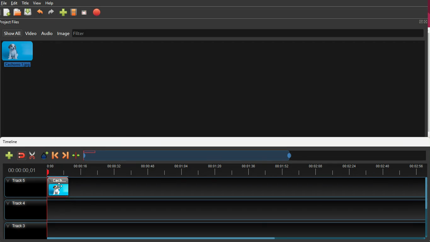 The image size is (430, 242). Describe the element at coordinates (21, 55) in the screenshot. I see `image` at that location.